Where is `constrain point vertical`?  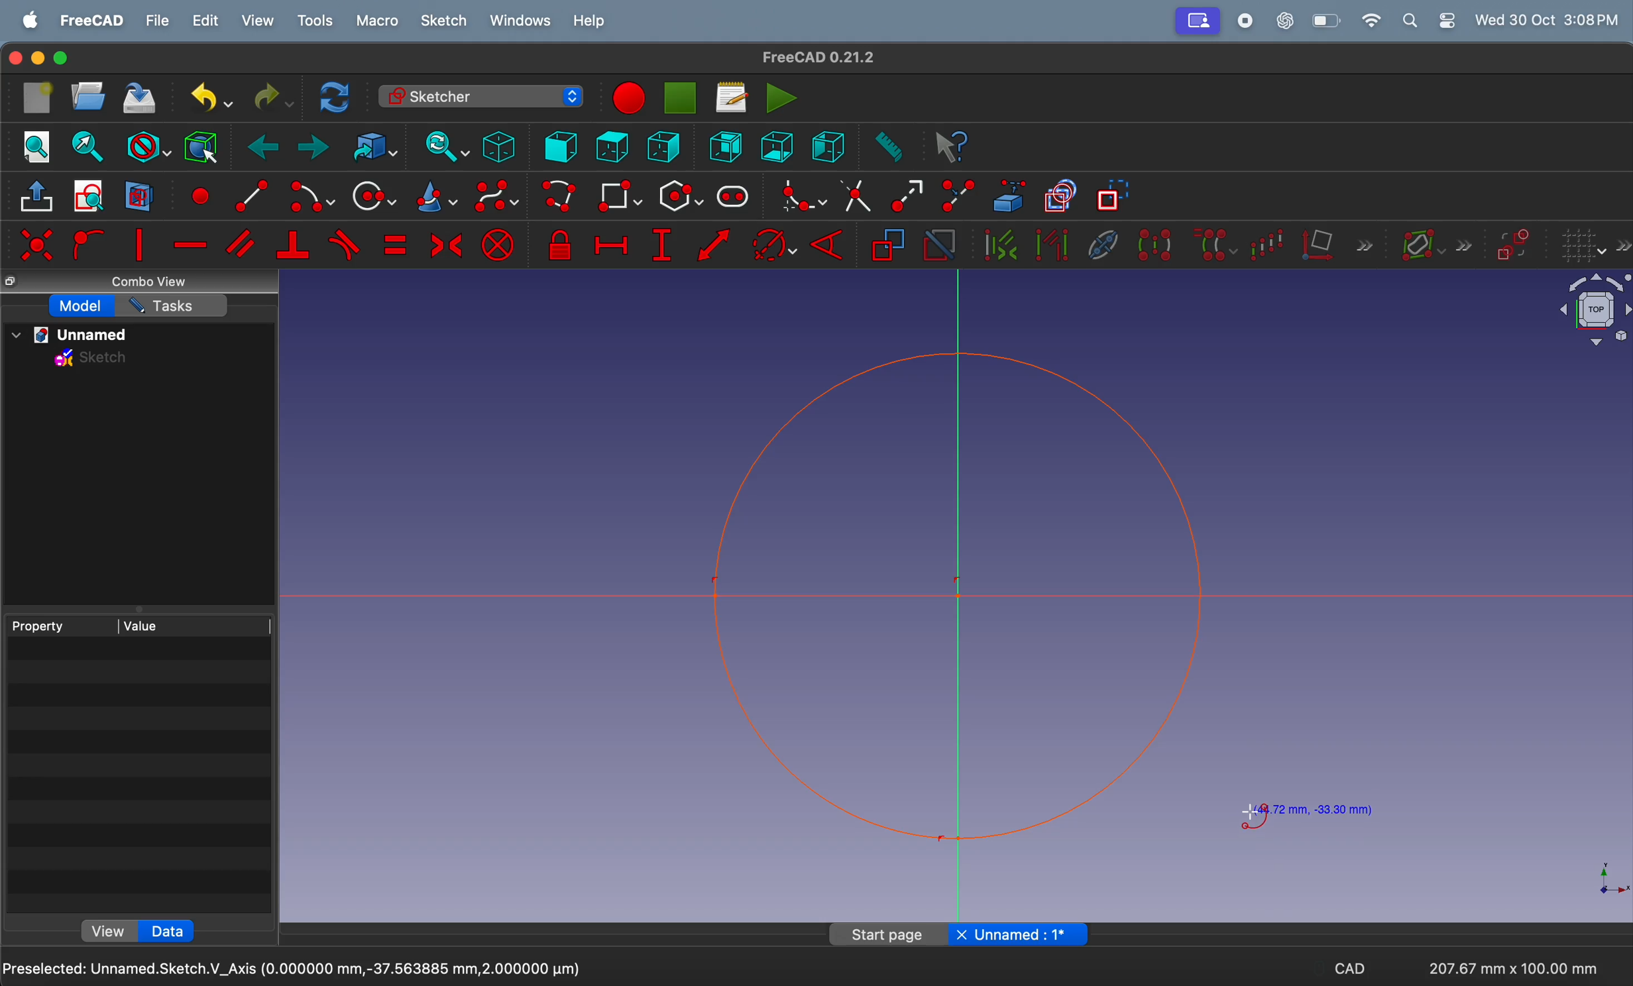
constrain point vertical is located at coordinates (139, 245).